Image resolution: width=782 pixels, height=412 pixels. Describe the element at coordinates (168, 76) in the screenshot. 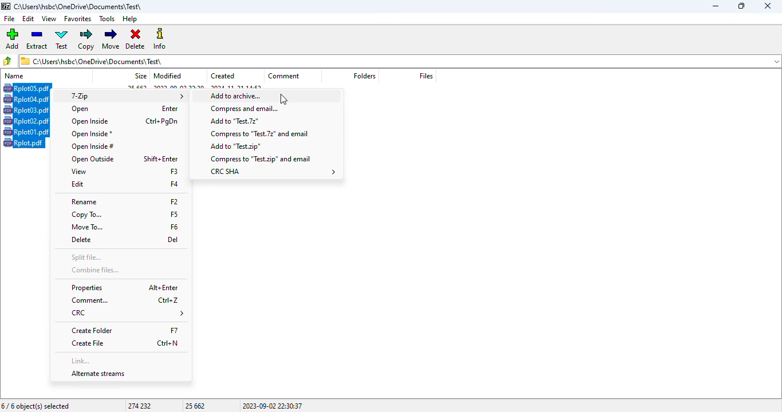

I see `modified` at that location.